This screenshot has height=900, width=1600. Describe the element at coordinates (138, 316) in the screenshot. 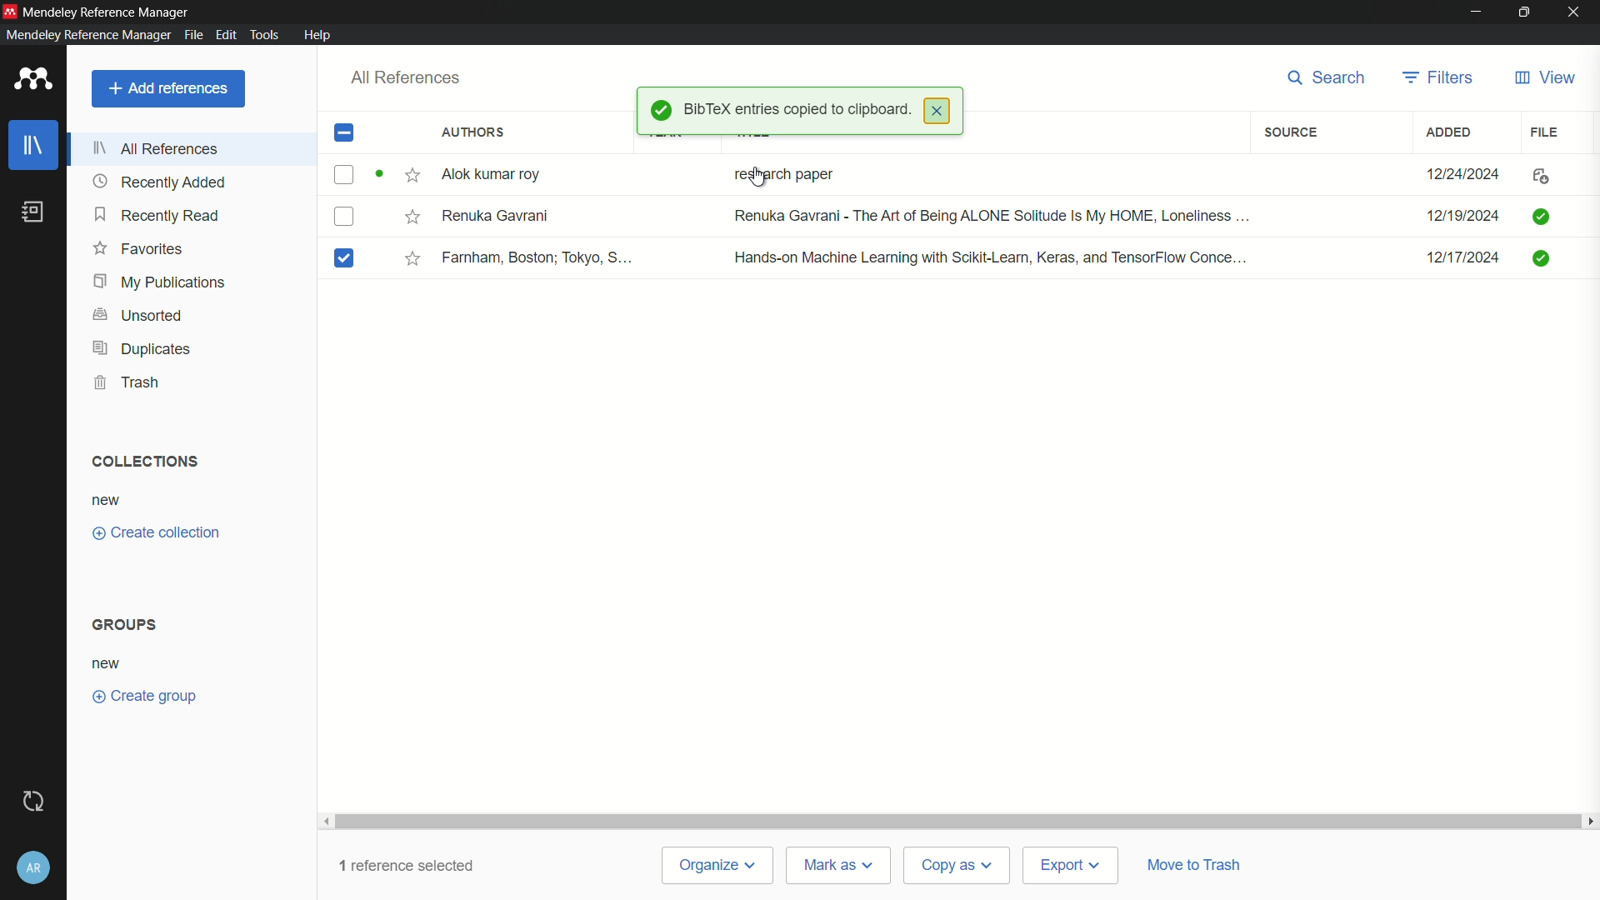

I see `unsorted` at that location.